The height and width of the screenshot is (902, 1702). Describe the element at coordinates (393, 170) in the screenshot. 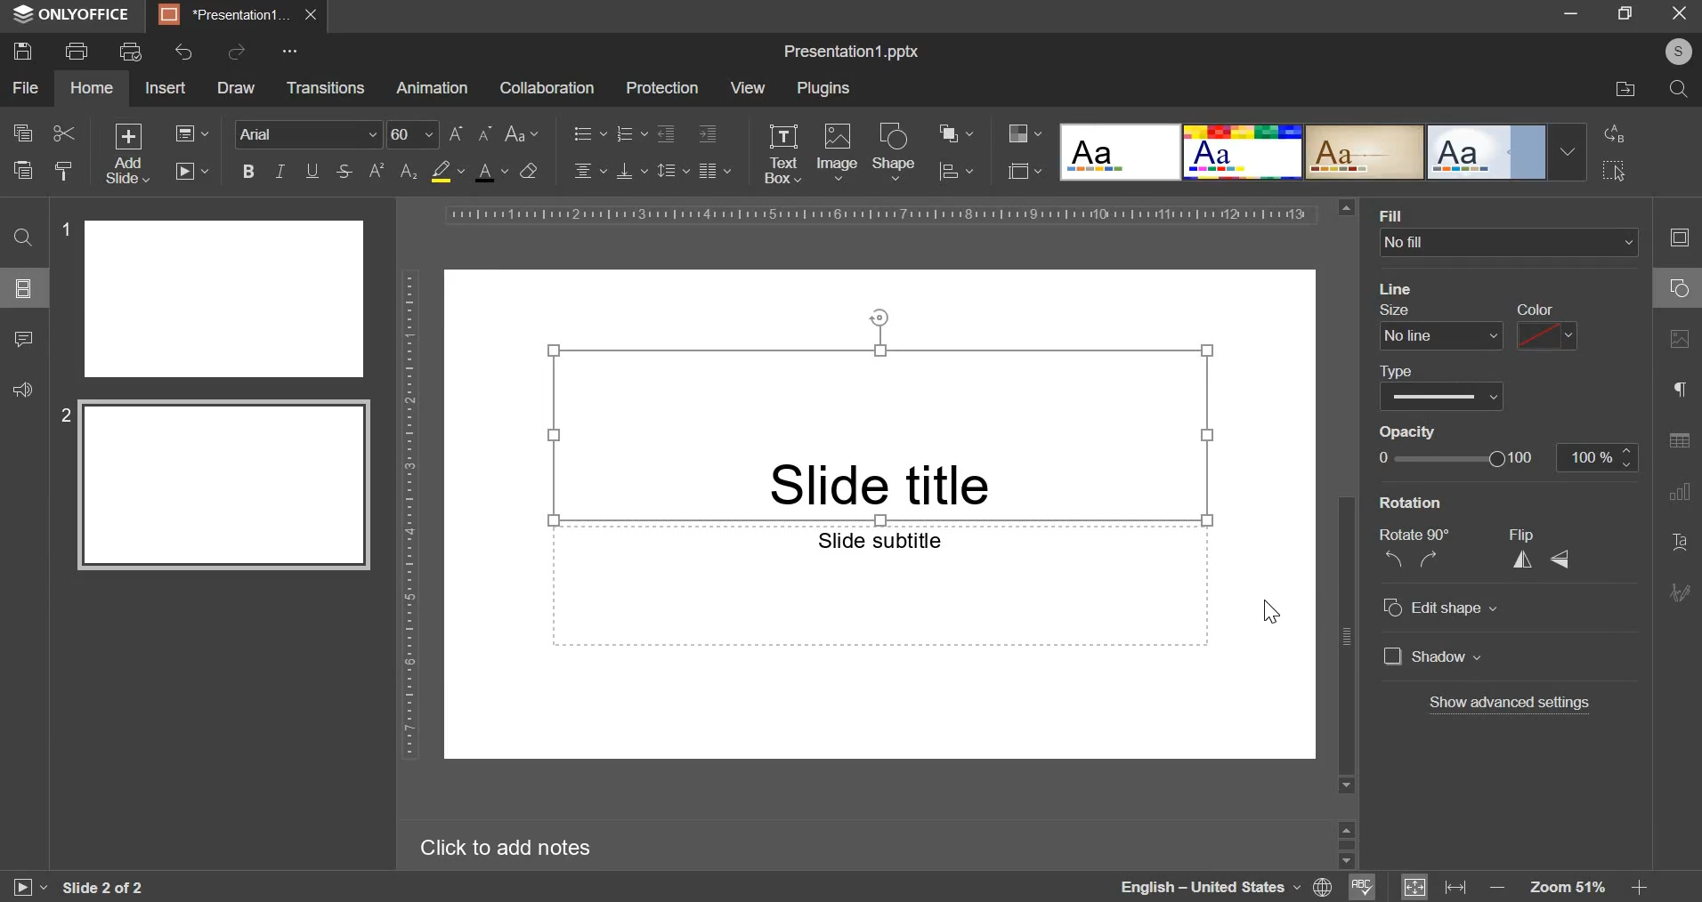

I see `subscript & superscript` at that location.